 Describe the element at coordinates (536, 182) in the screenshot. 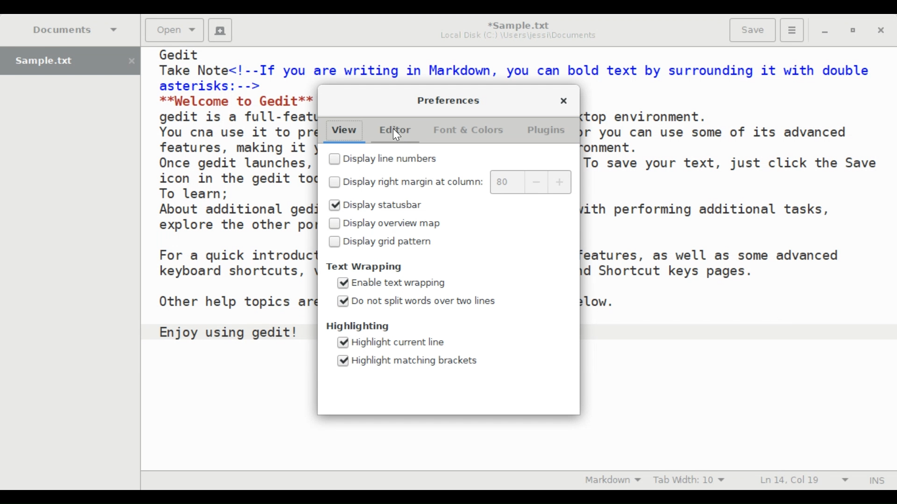

I see `decrease` at that location.